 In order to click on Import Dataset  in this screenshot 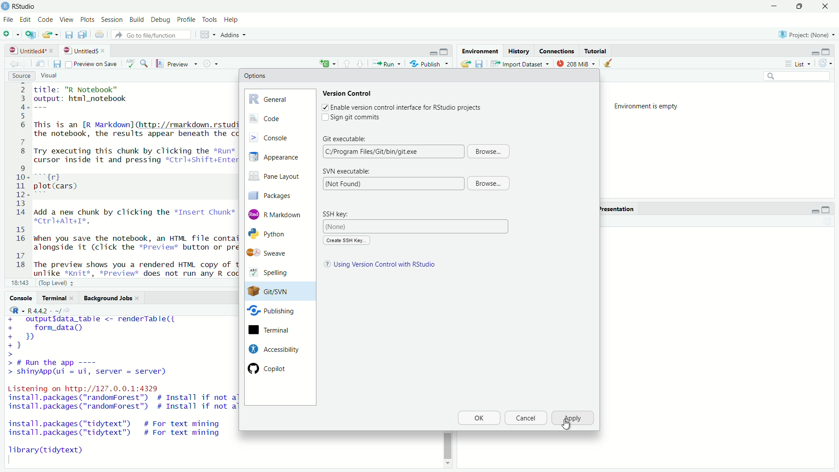, I will do `click(520, 63)`.